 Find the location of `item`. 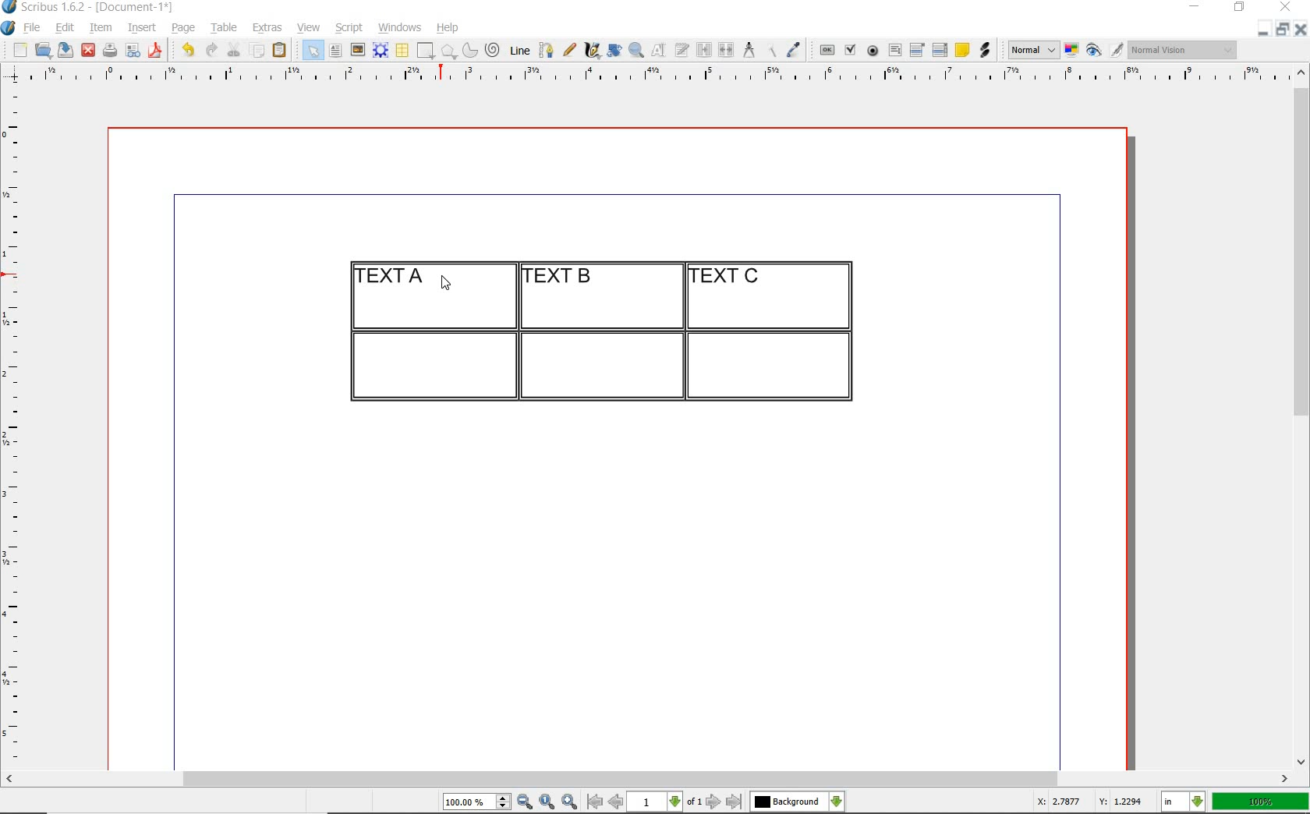

item is located at coordinates (100, 28).